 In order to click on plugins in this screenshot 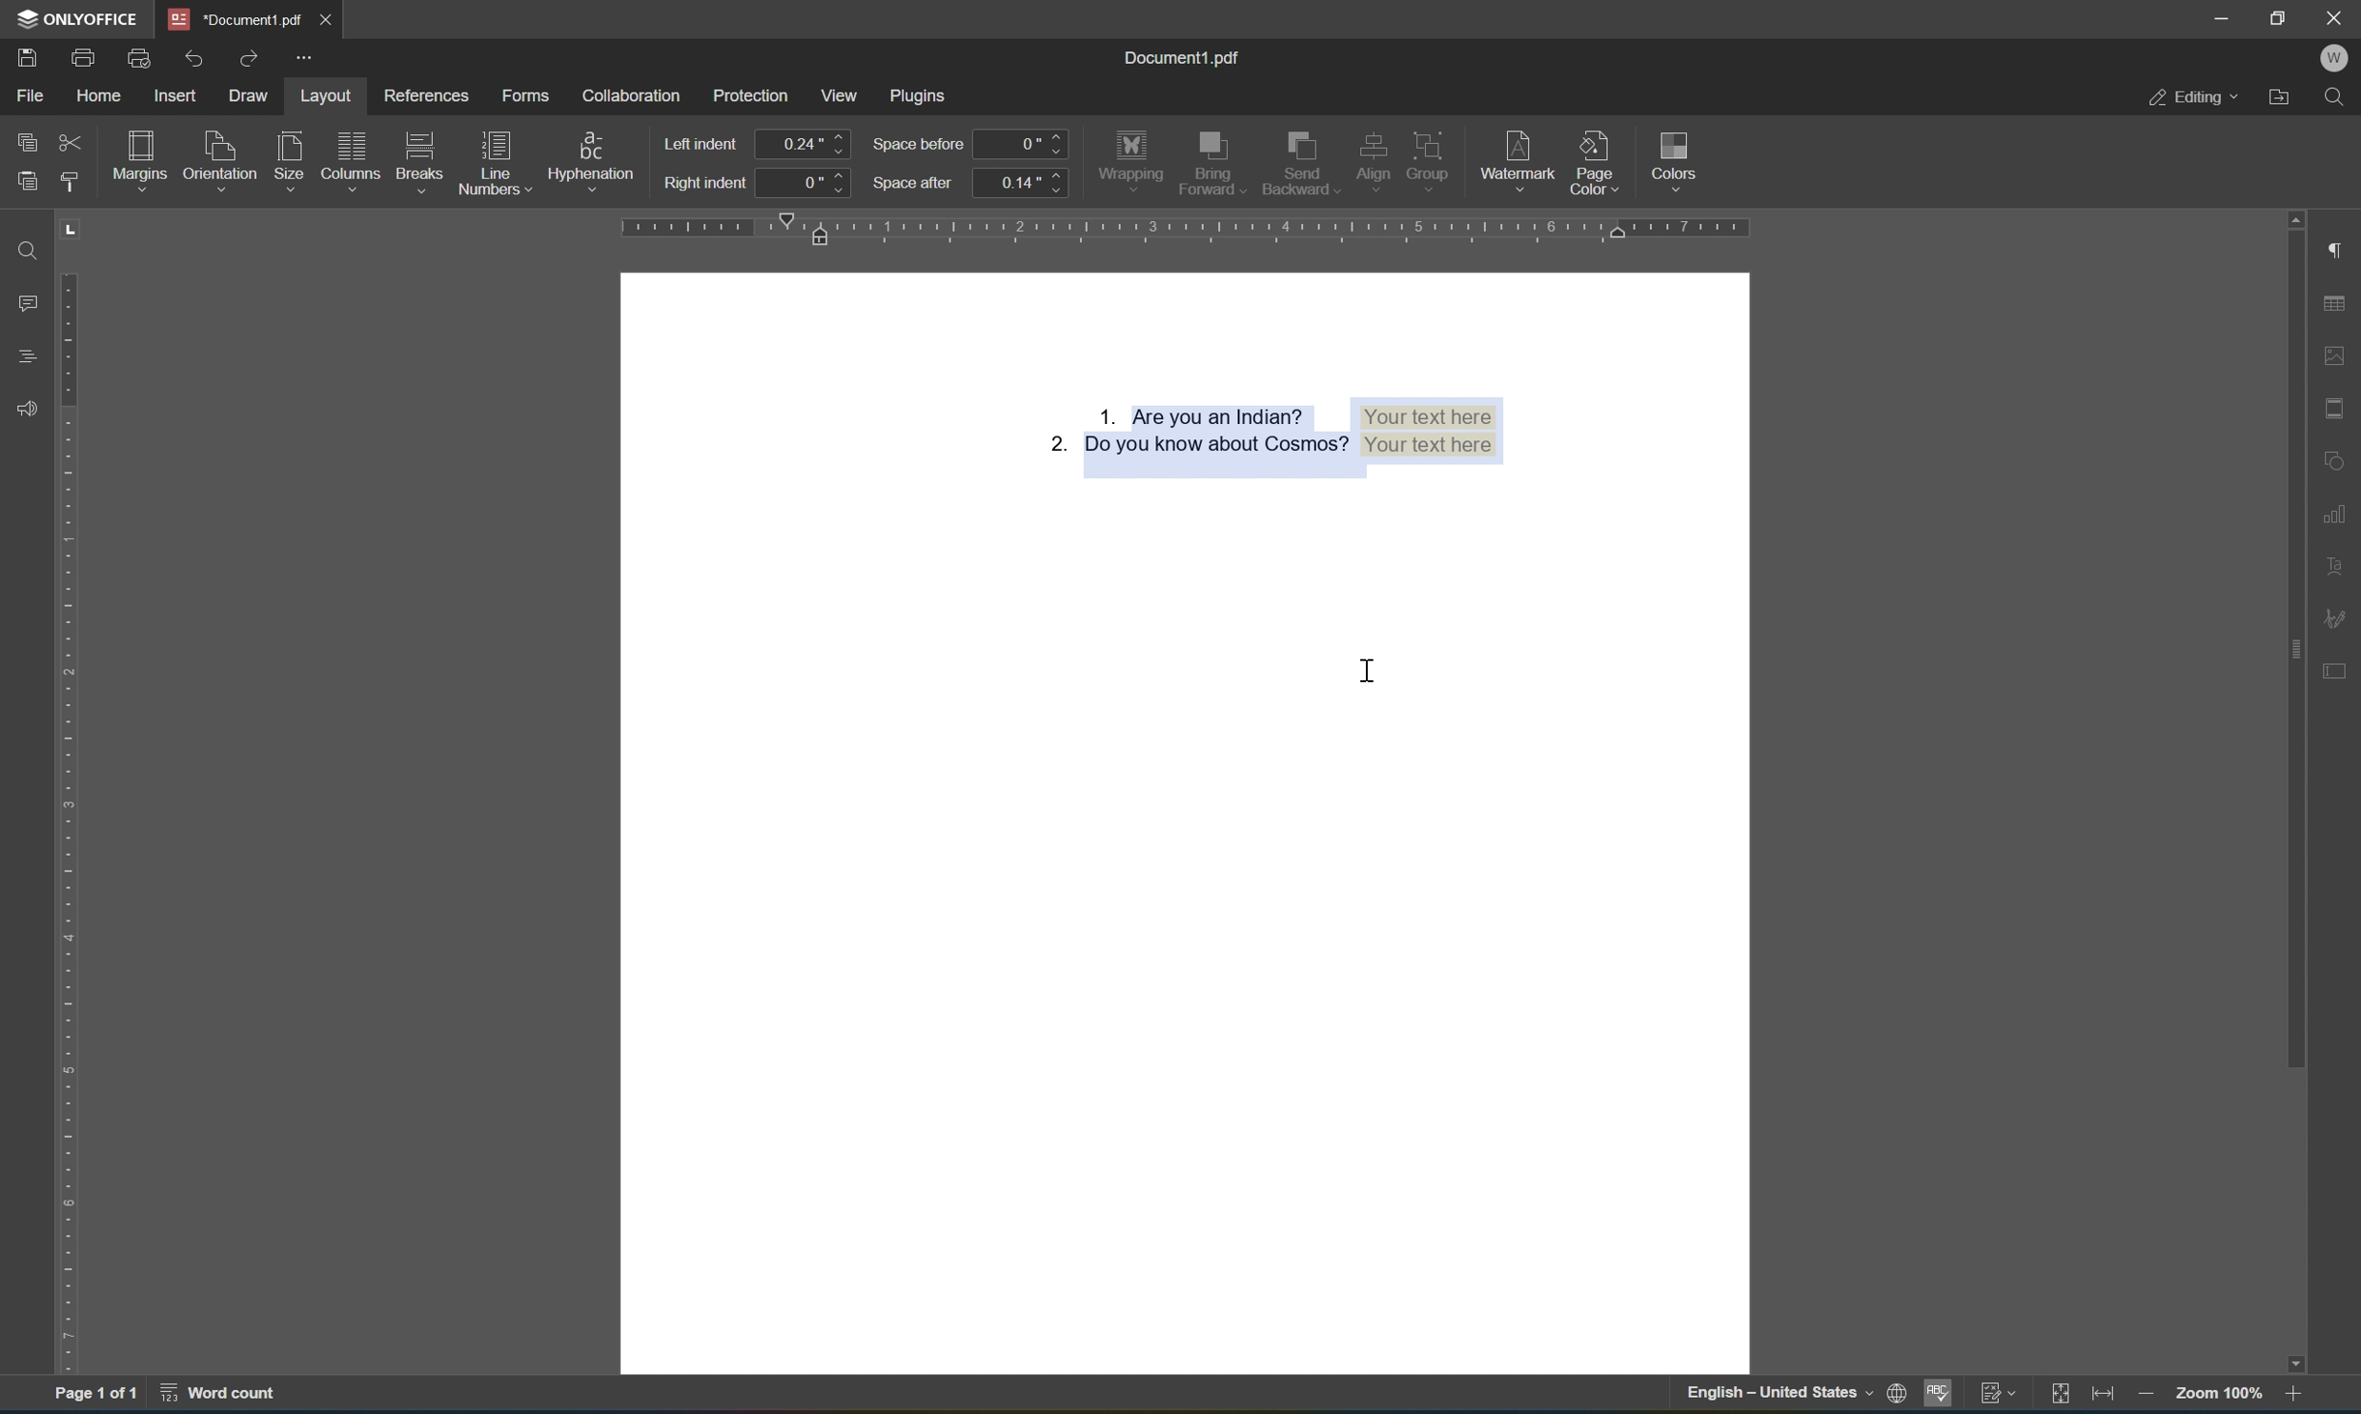, I will do `click(923, 92)`.